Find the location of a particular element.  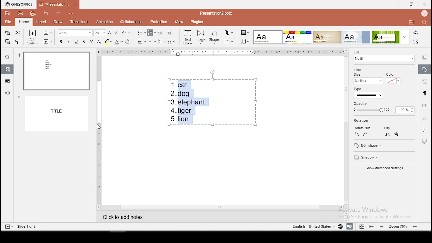

cut is located at coordinates (17, 33).